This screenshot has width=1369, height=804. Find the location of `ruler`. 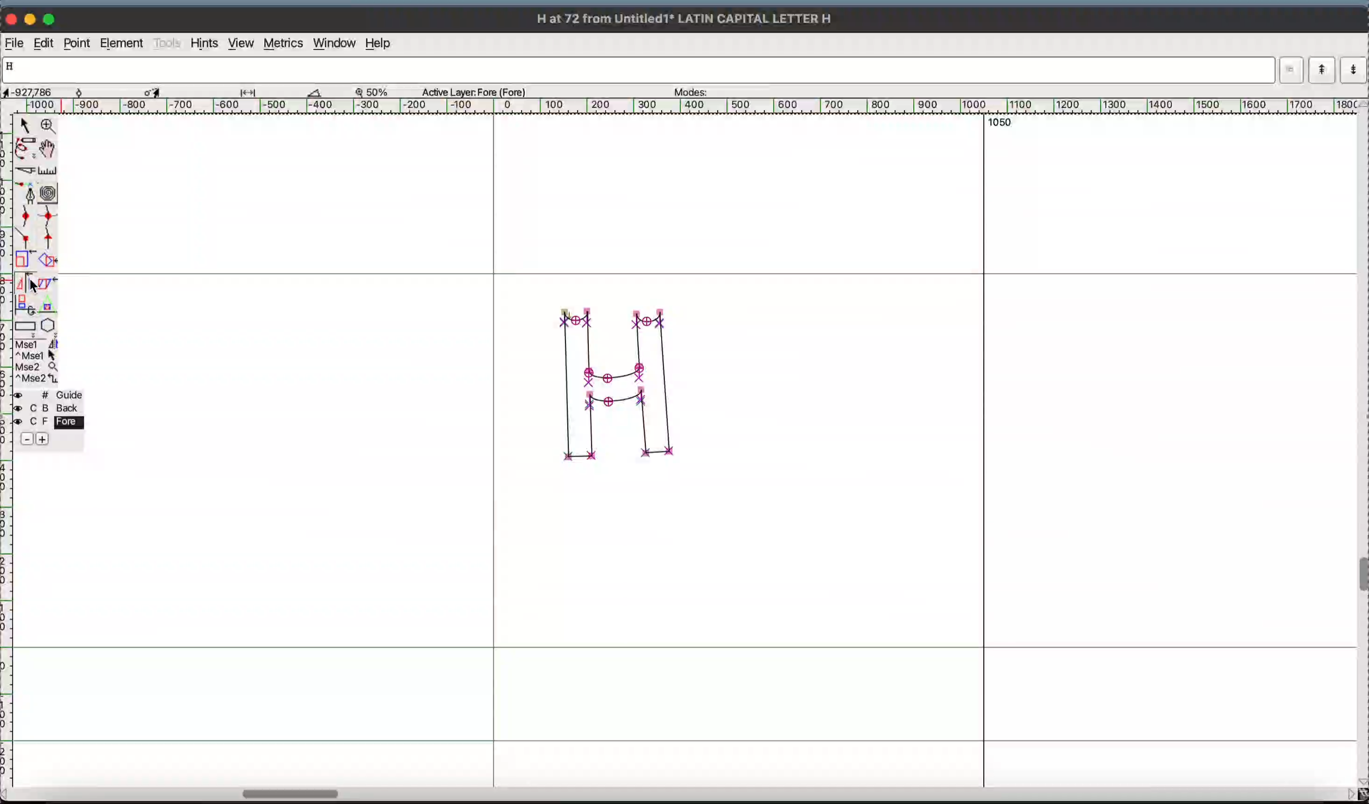

ruler is located at coordinates (10, 620).